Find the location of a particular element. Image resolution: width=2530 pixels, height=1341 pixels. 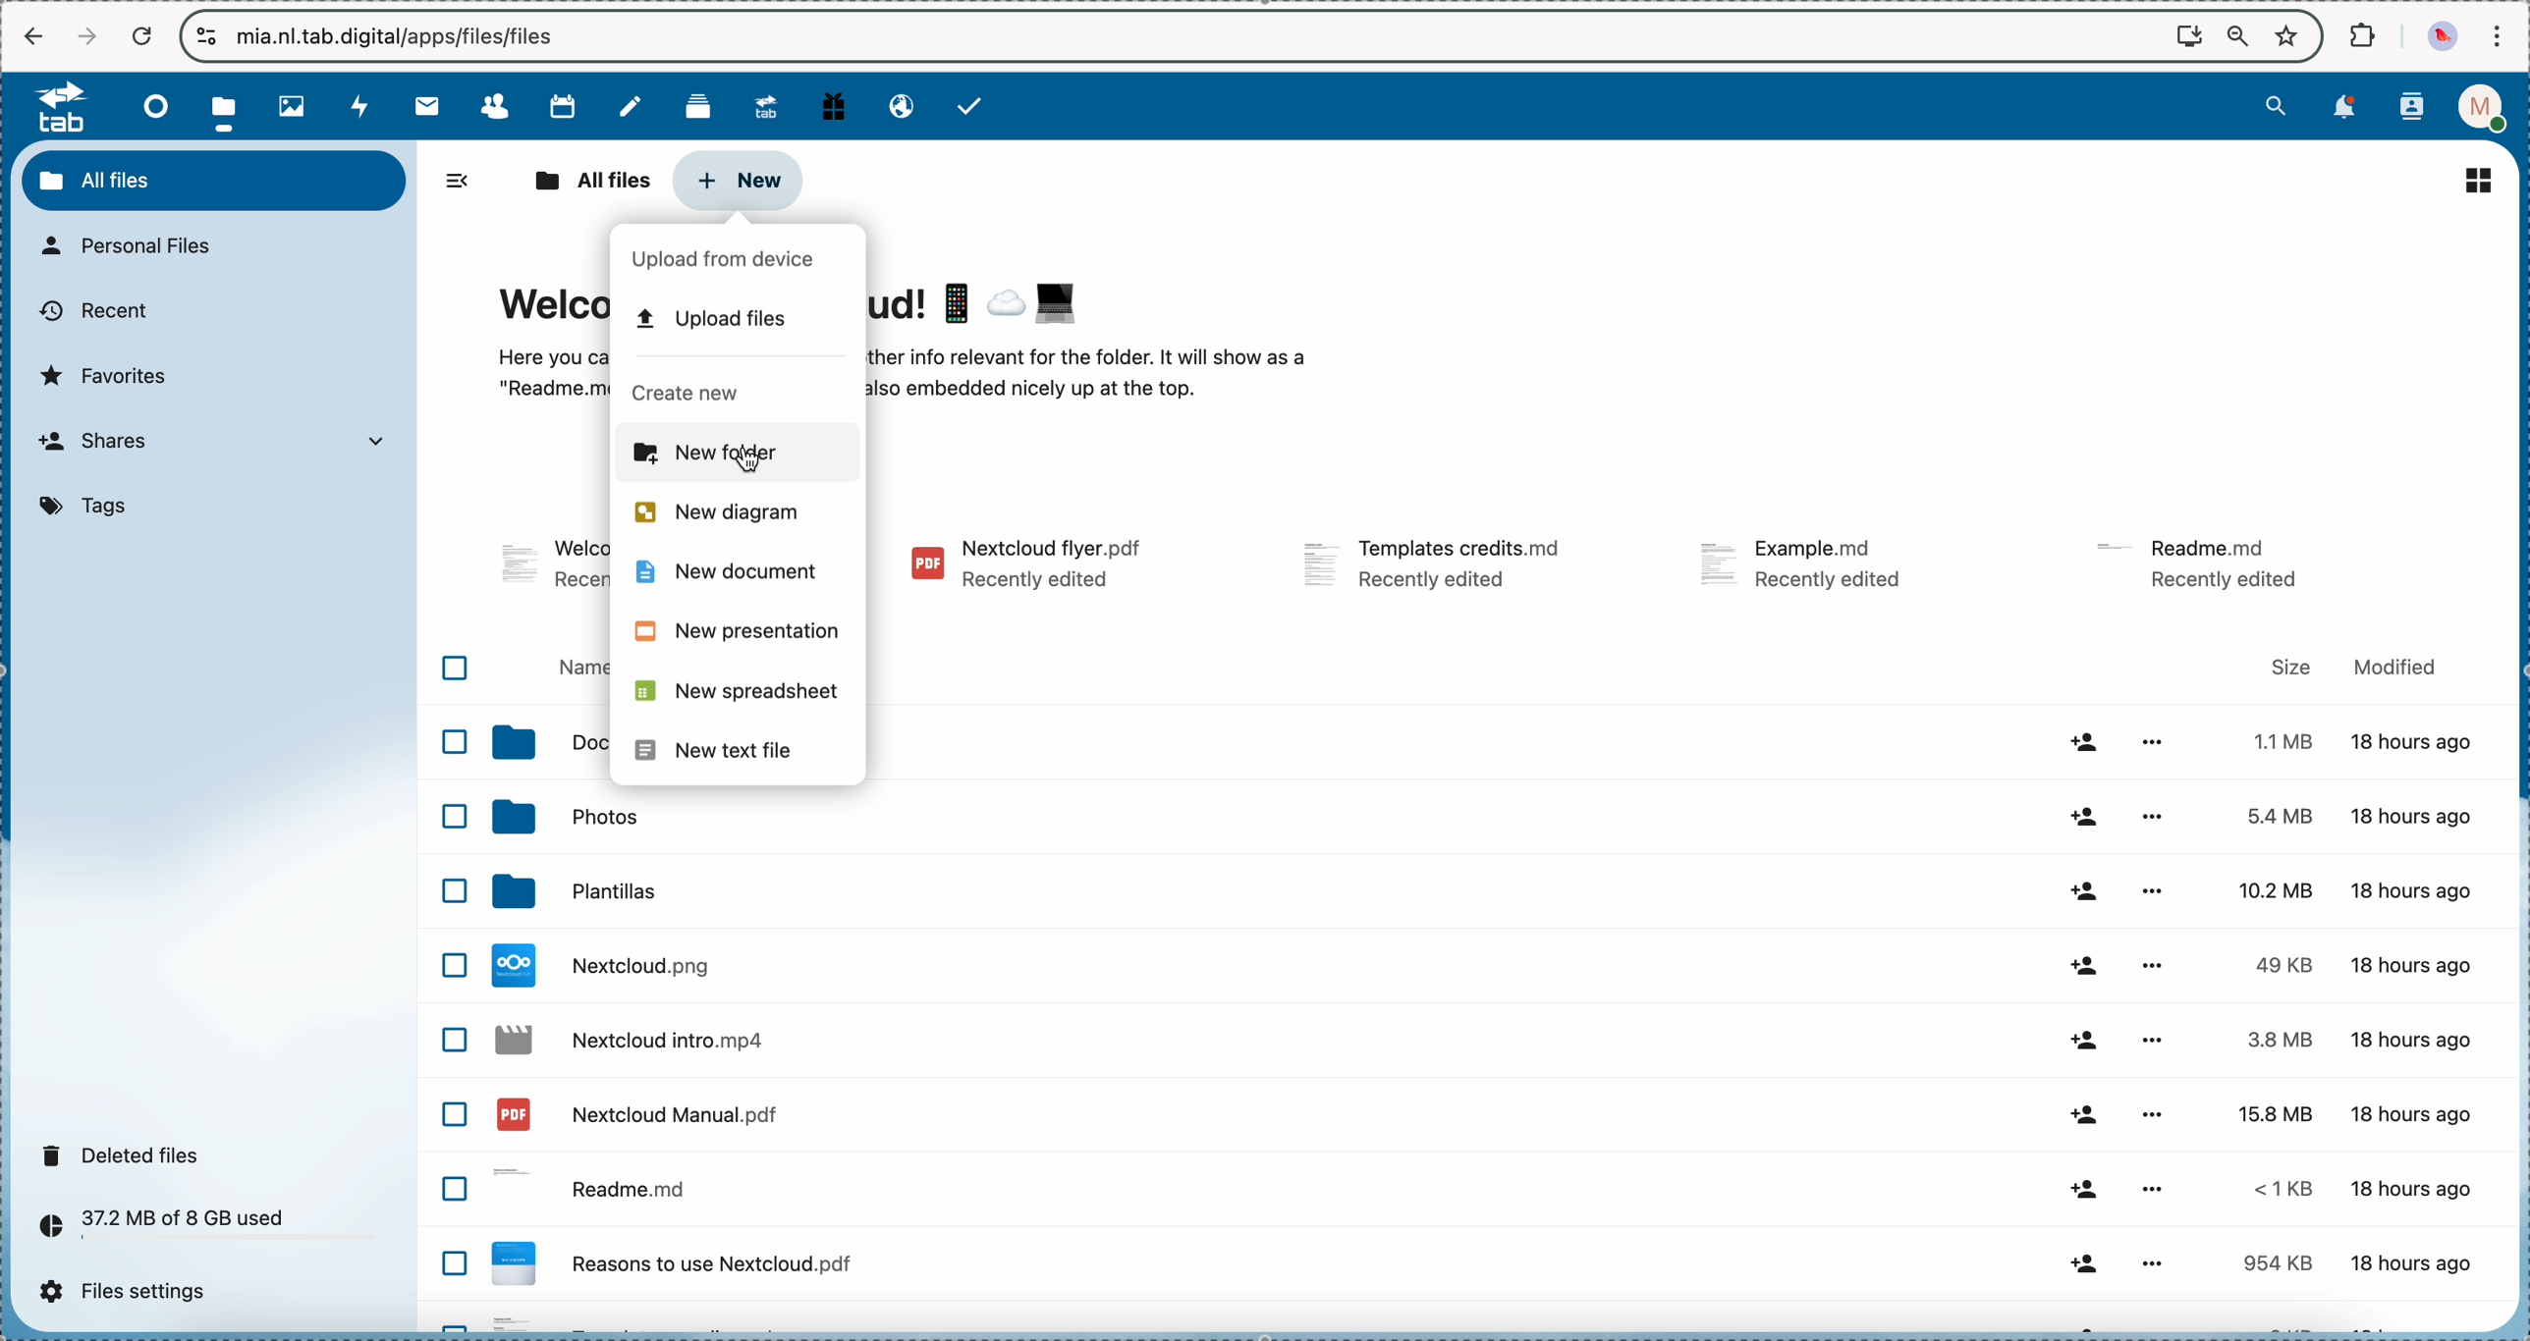

files settings is located at coordinates (133, 1292).